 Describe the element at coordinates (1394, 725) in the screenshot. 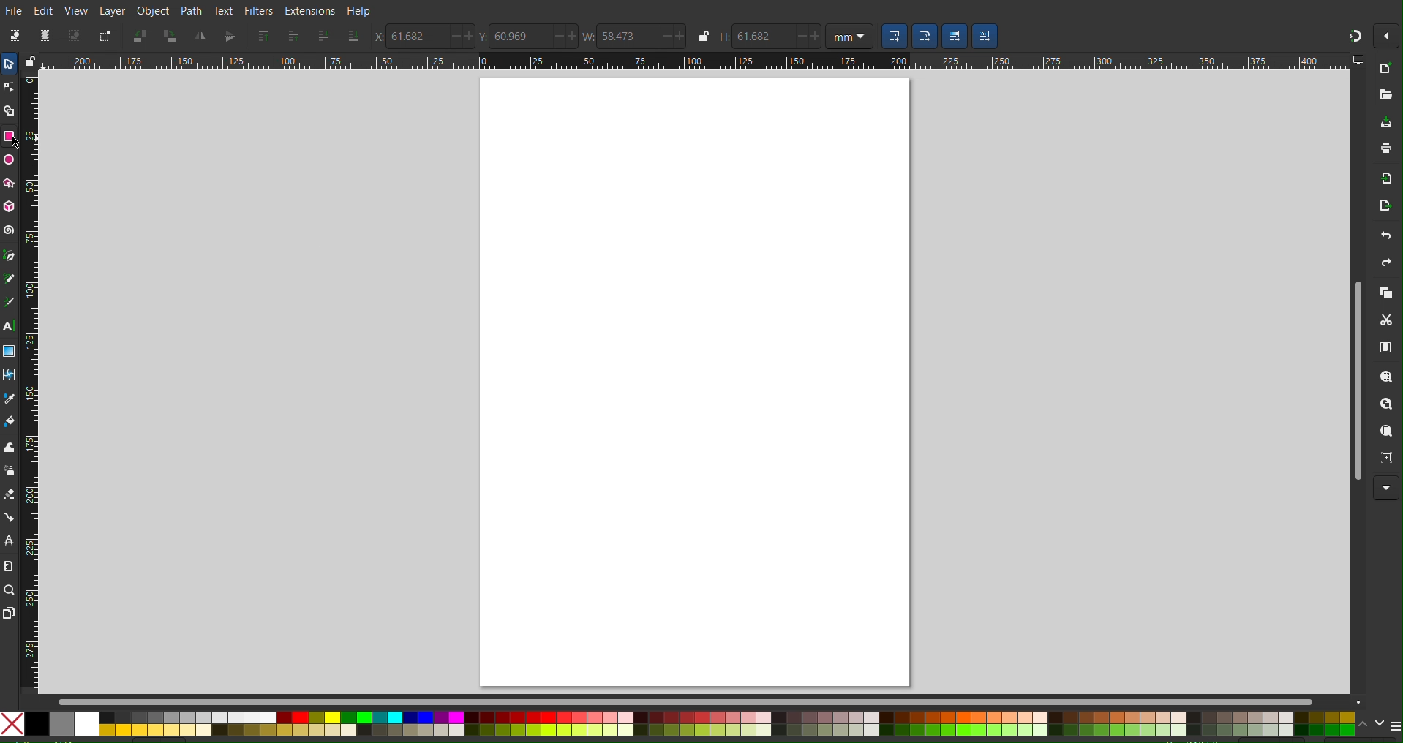

I see `menu` at that location.